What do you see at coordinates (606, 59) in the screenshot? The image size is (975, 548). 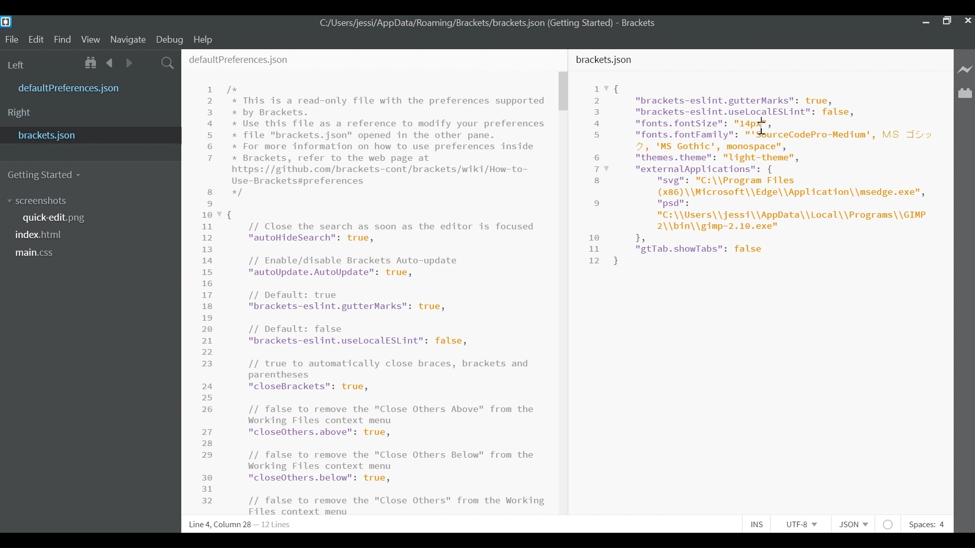 I see `bracket.json` at bounding box center [606, 59].